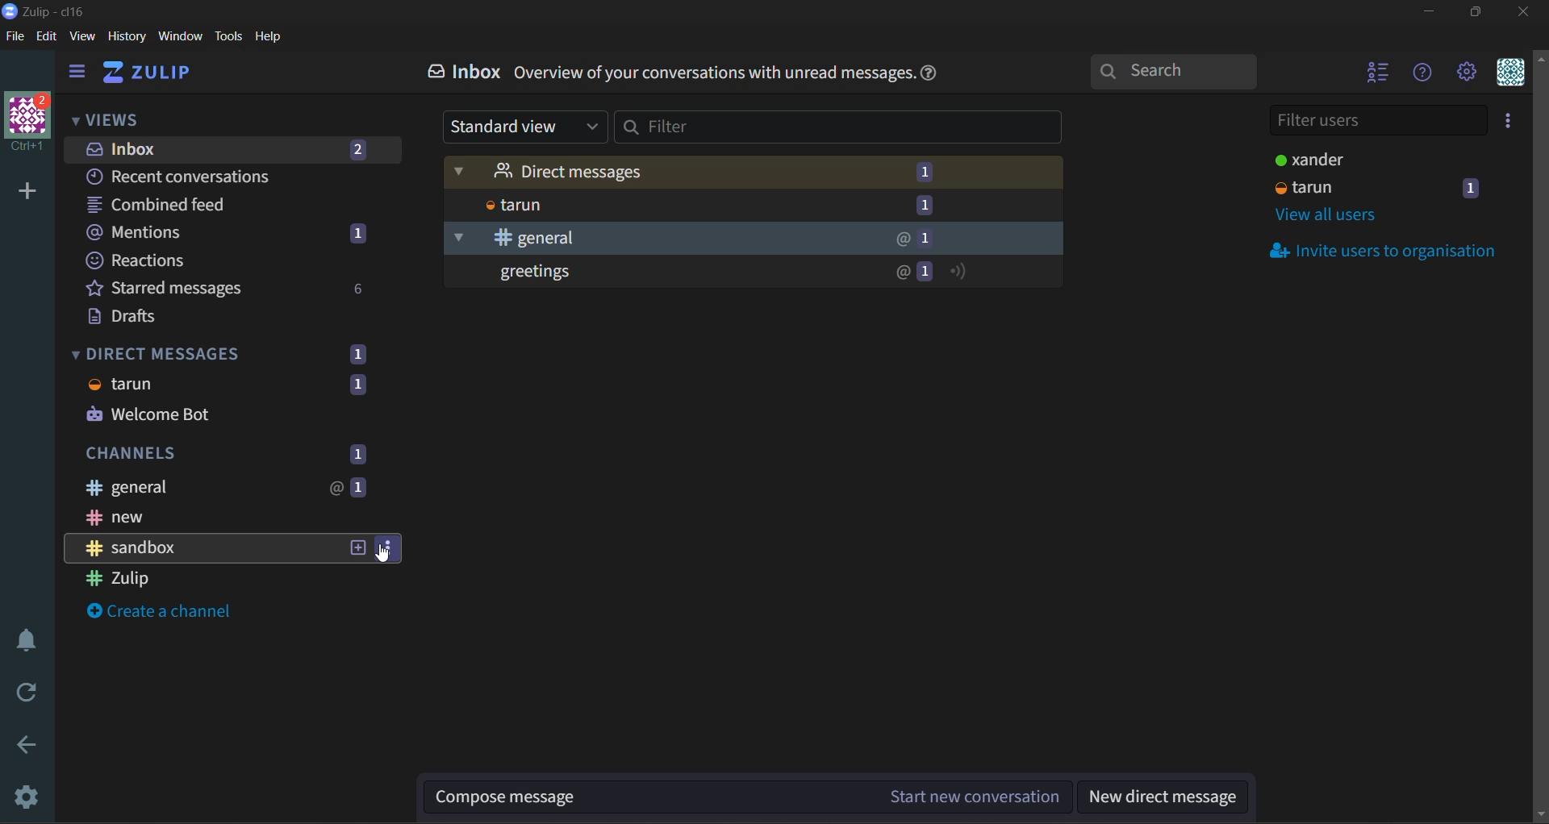 Image resolution: width=1549 pixels, height=824 pixels. Describe the element at coordinates (232, 148) in the screenshot. I see `inbox` at that location.